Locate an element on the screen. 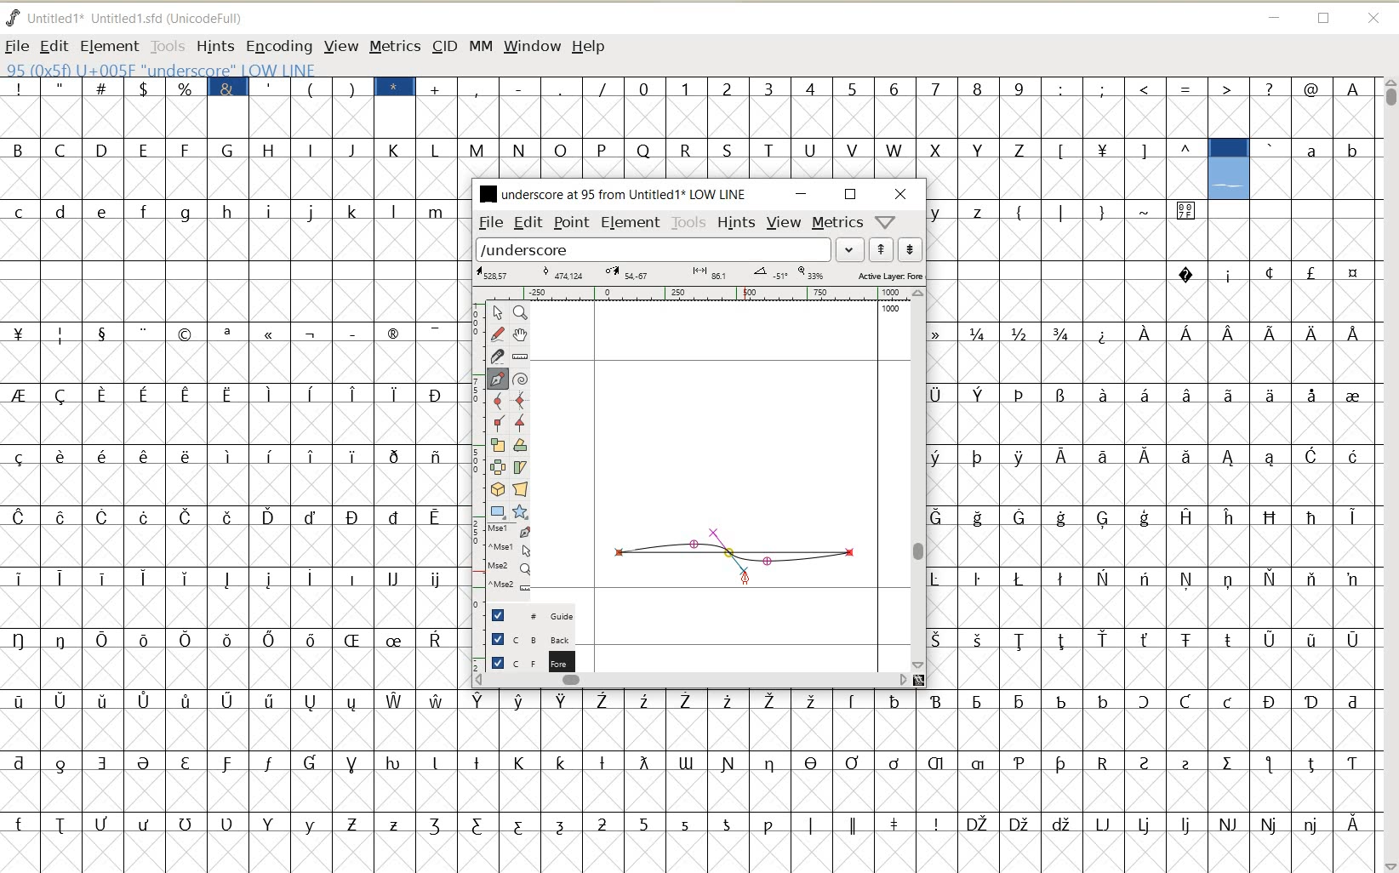  GLYPHY CHARACTERS & NUMBERS is located at coordinates (918, 100).